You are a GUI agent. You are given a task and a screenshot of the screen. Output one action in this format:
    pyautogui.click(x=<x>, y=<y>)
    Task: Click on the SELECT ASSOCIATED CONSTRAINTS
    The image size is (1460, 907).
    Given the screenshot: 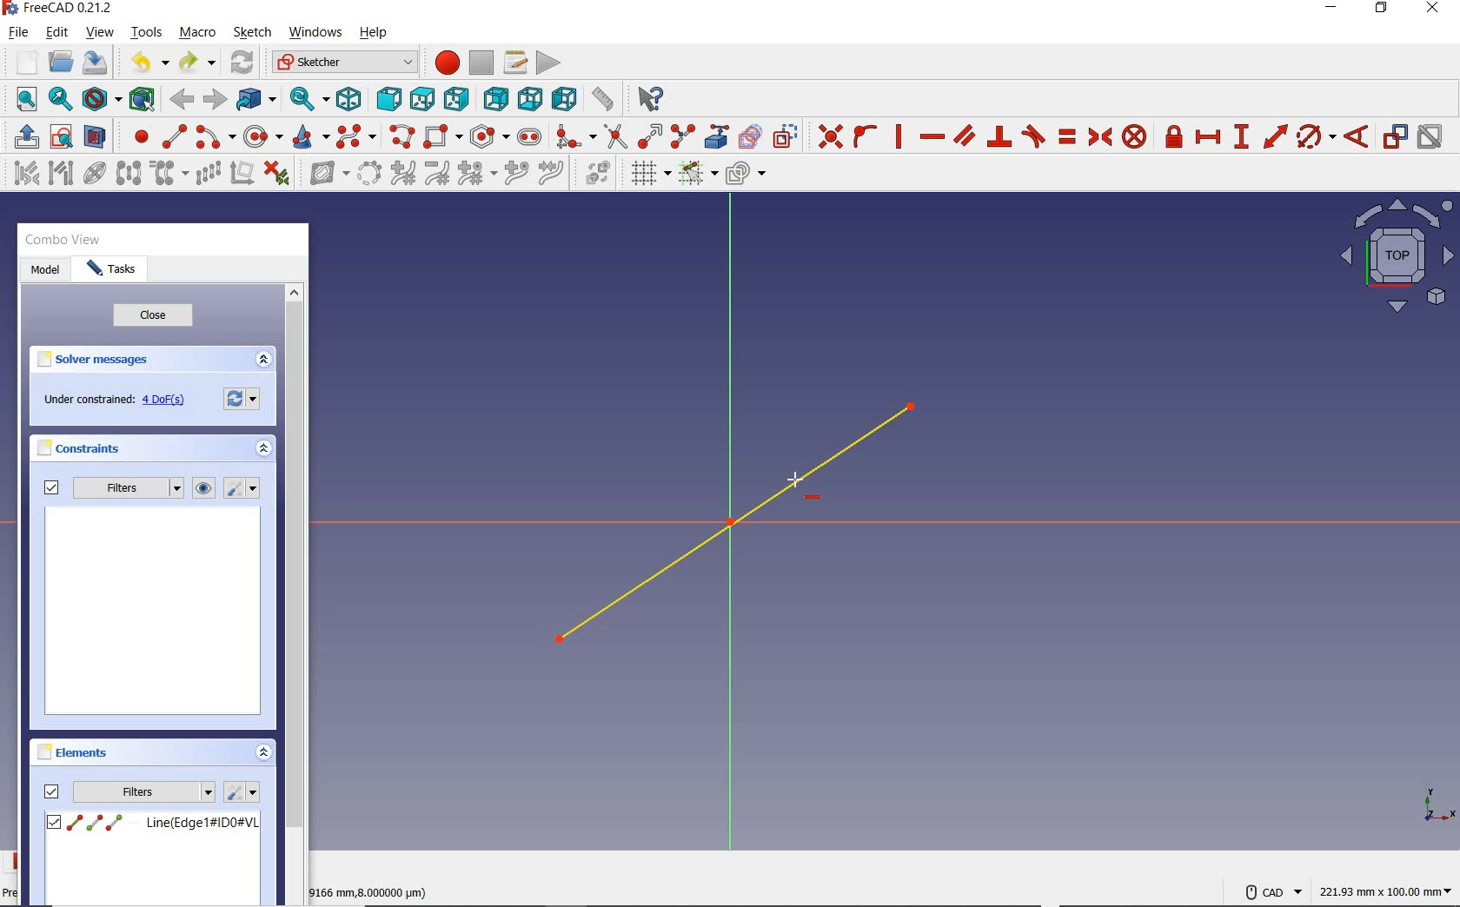 What is the action you would take?
    pyautogui.click(x=23, y=172)
    